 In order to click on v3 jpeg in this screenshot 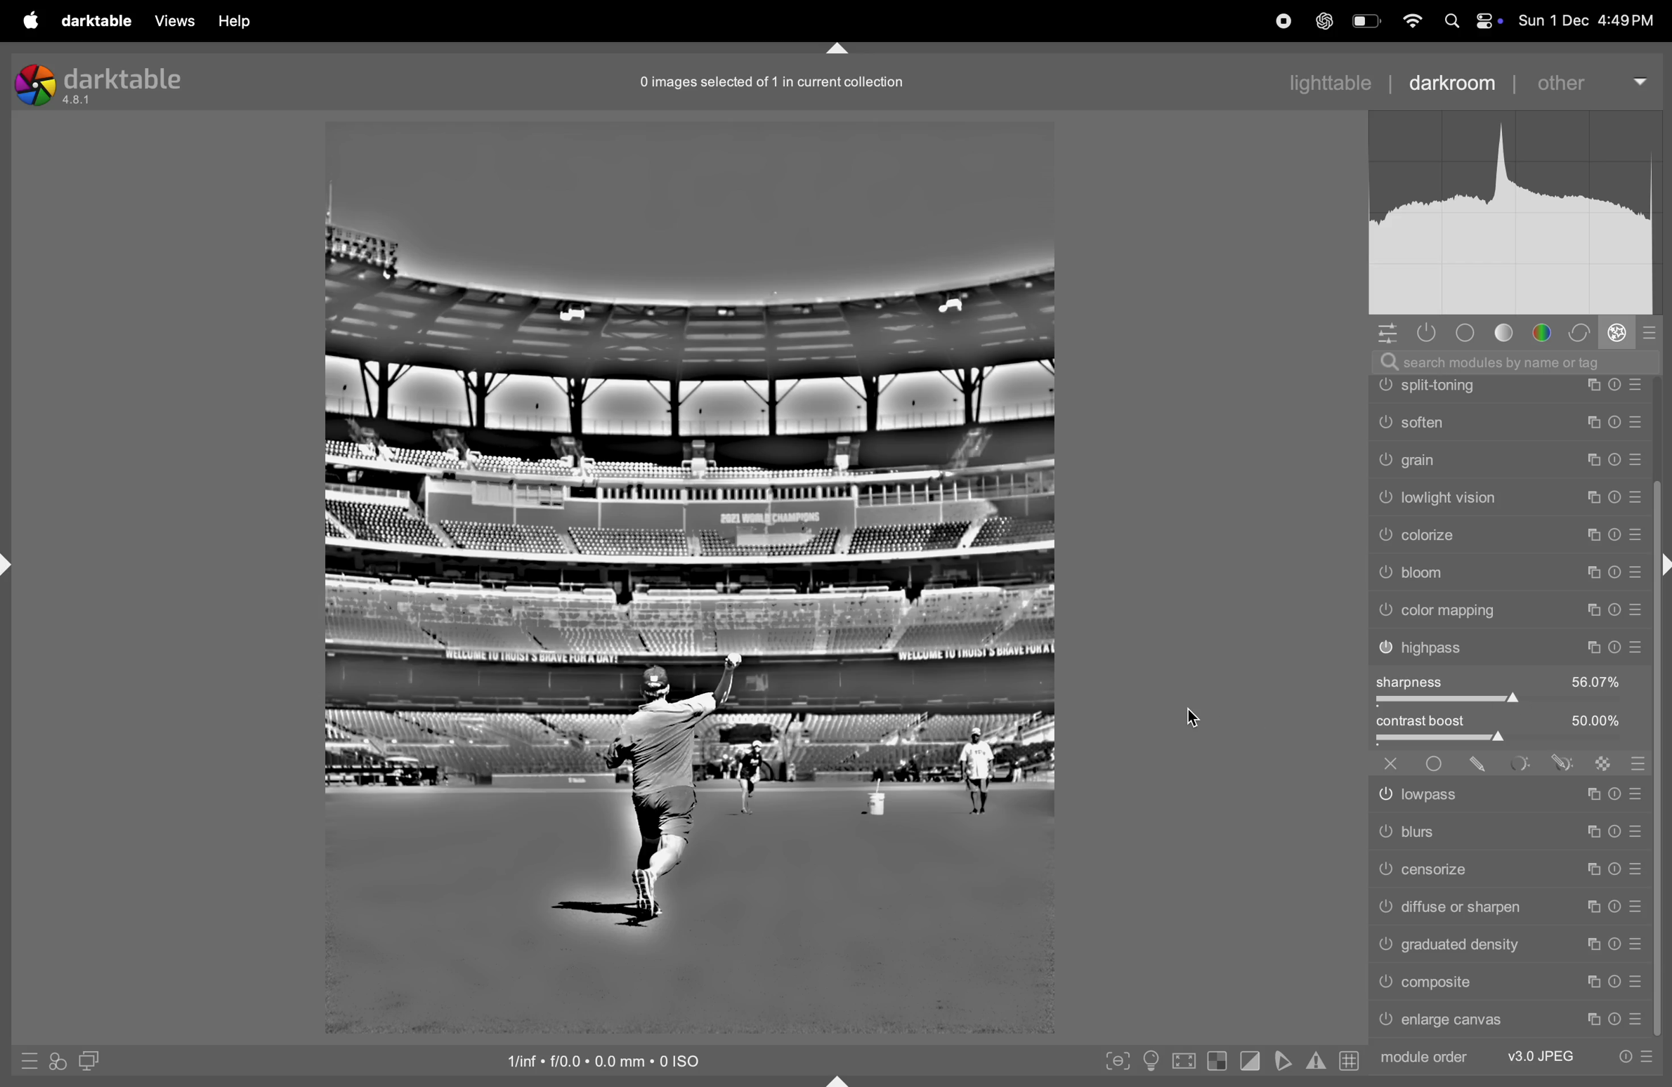, I will do `click(1539, 1054)`.